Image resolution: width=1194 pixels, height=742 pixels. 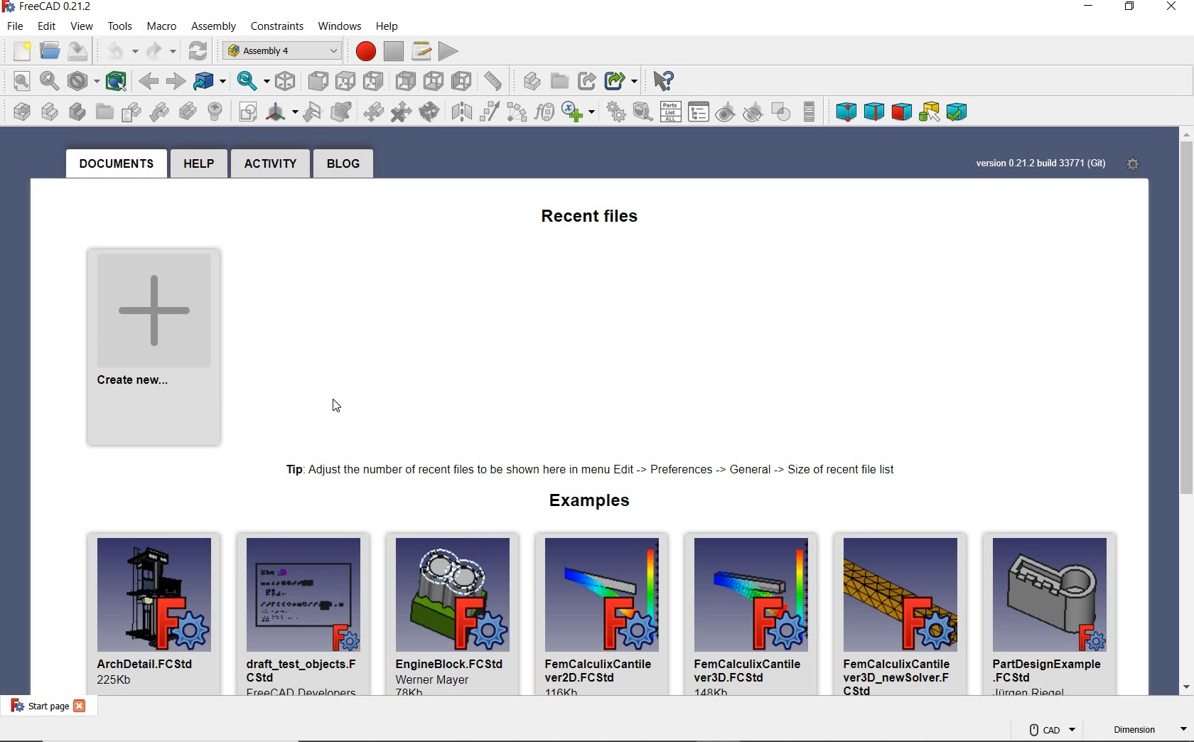 I want to click on clear all selection filters, so click(x=957, y=112).